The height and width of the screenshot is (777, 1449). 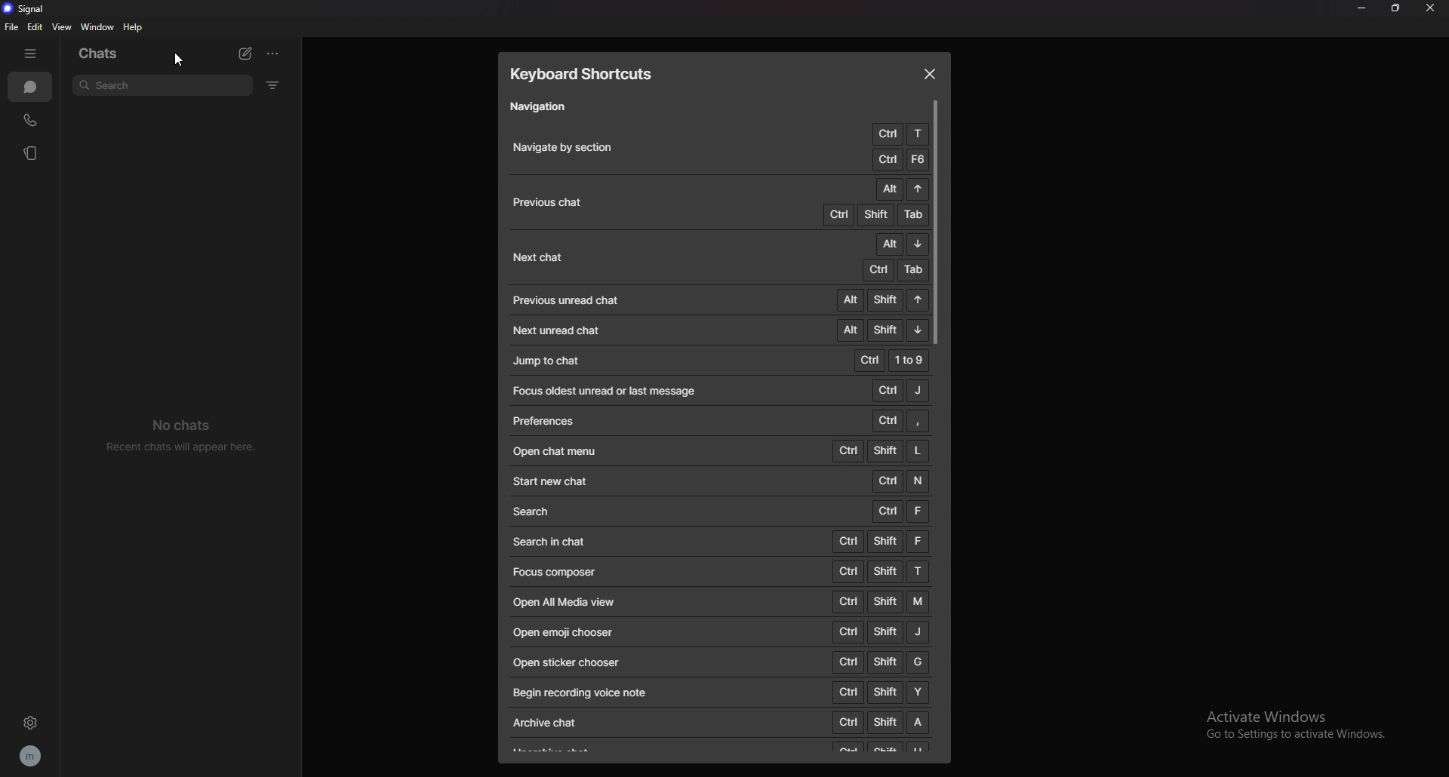 What do you see at coordinates (540, 257) in the screenshot?
I see `next chat` at bounding box center [540, 257].